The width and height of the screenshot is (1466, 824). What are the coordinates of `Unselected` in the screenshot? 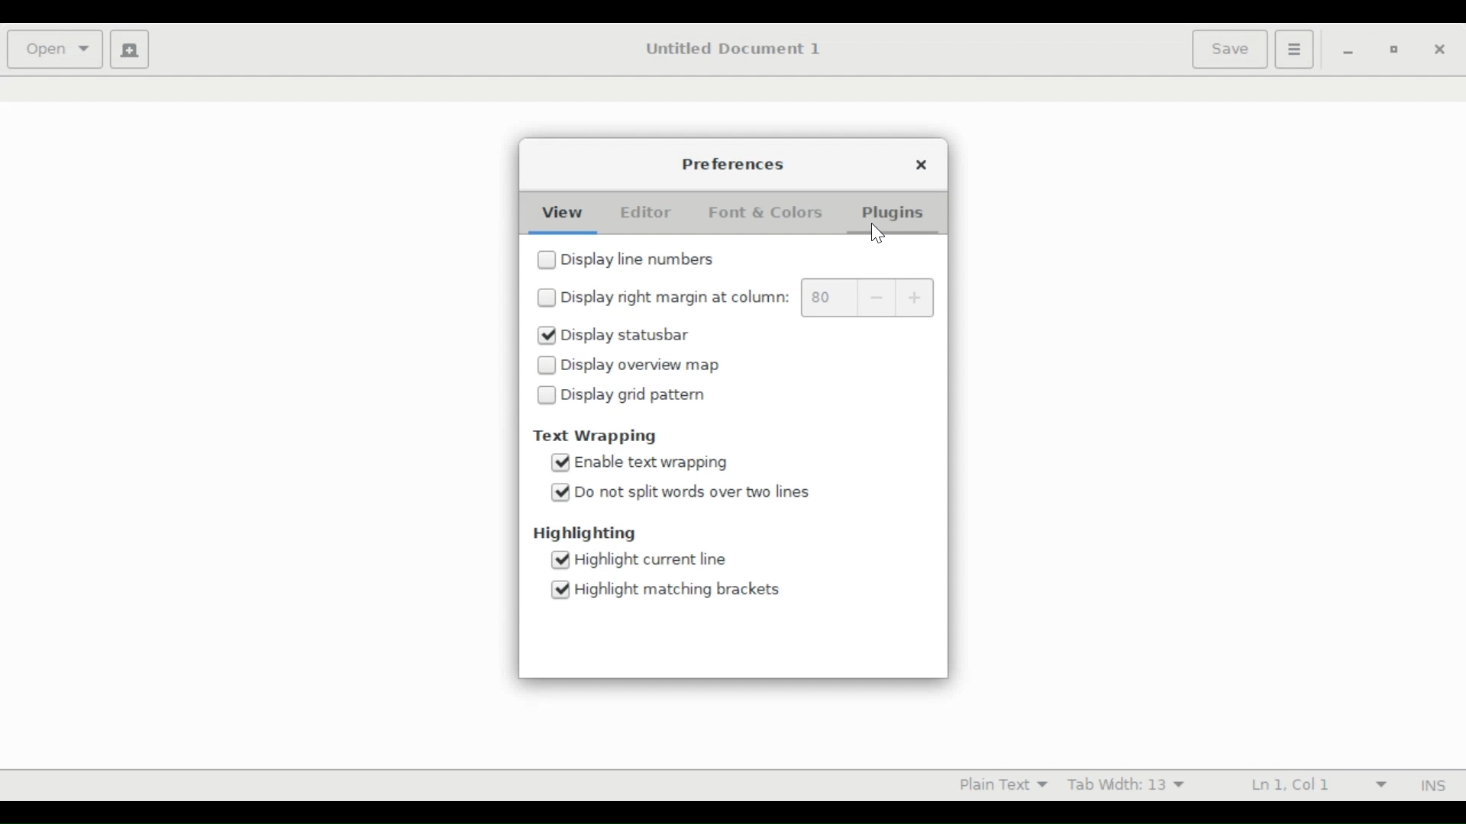 It's located at (547, 297).